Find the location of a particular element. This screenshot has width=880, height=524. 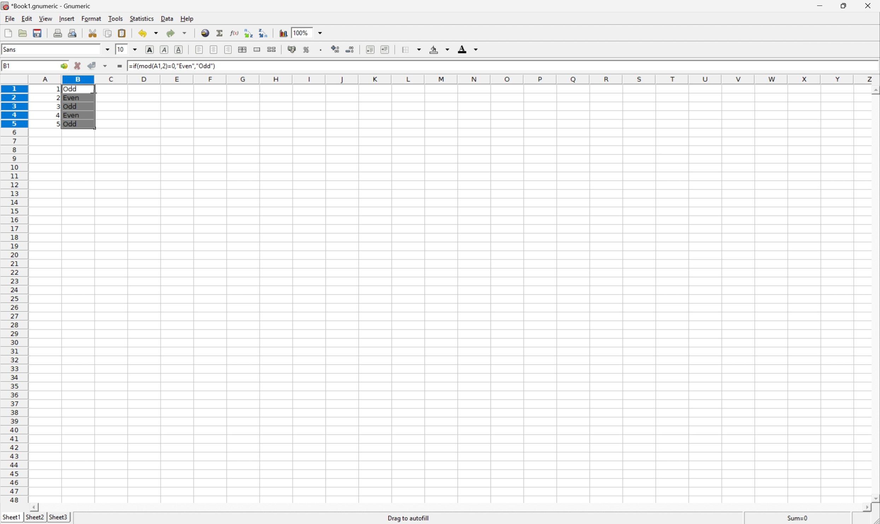

 is located at coordinates (106, 66).